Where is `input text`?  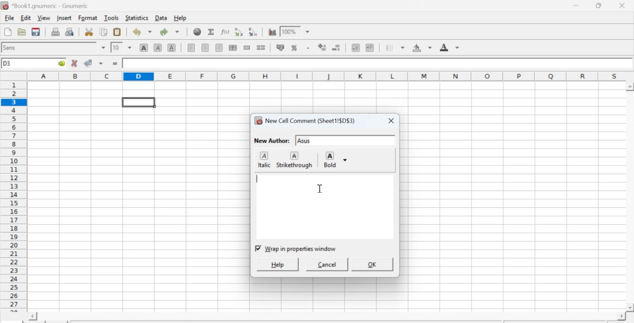
input text is located at coordinates (346, 141).